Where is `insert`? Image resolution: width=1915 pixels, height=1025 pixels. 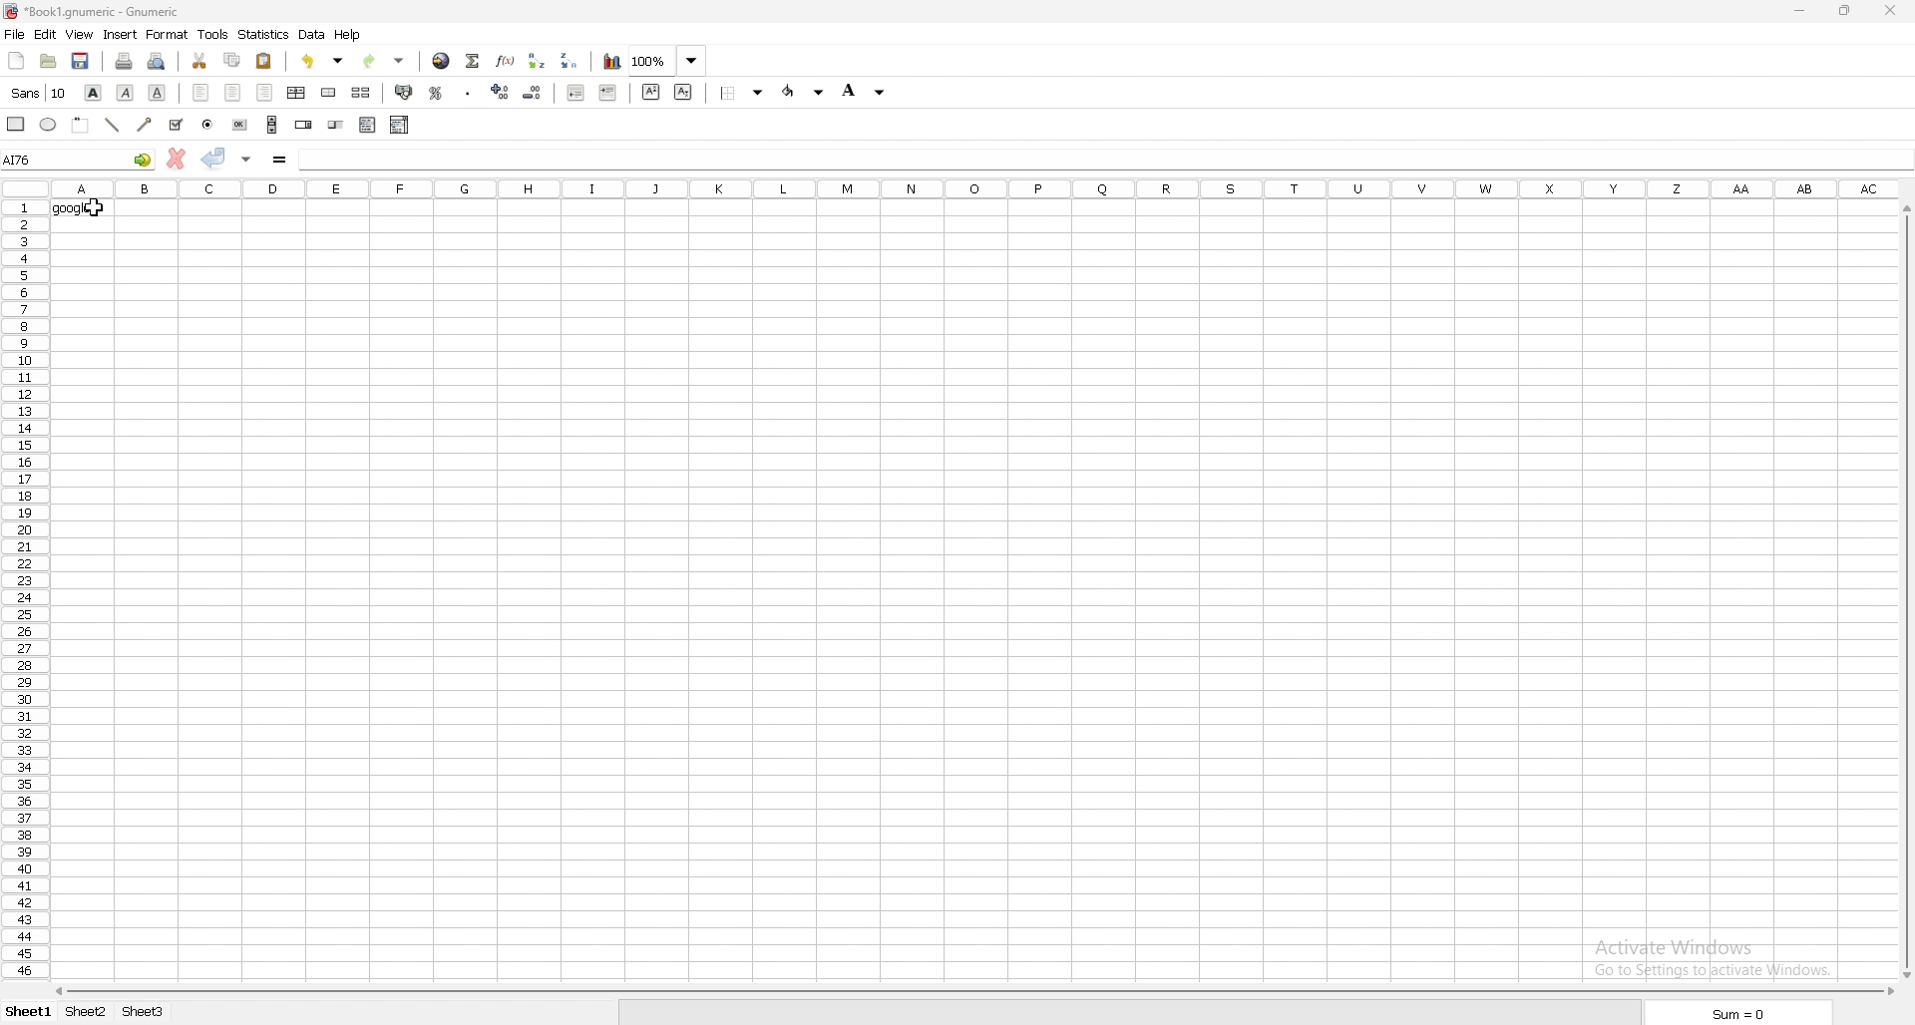 insert is located at coordinates (120, 35).